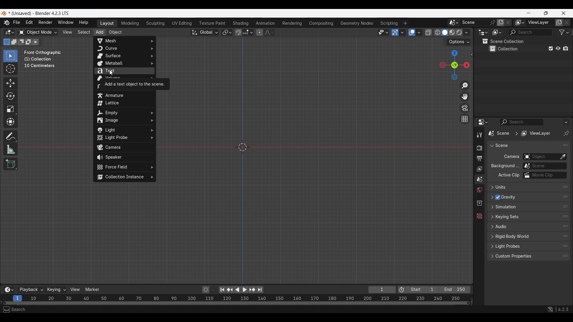 The width and height of the screenshot is (573, 322). Describe the element at coordinates (566, 236) in the screenshot. I see `Change order in the list` at that location.